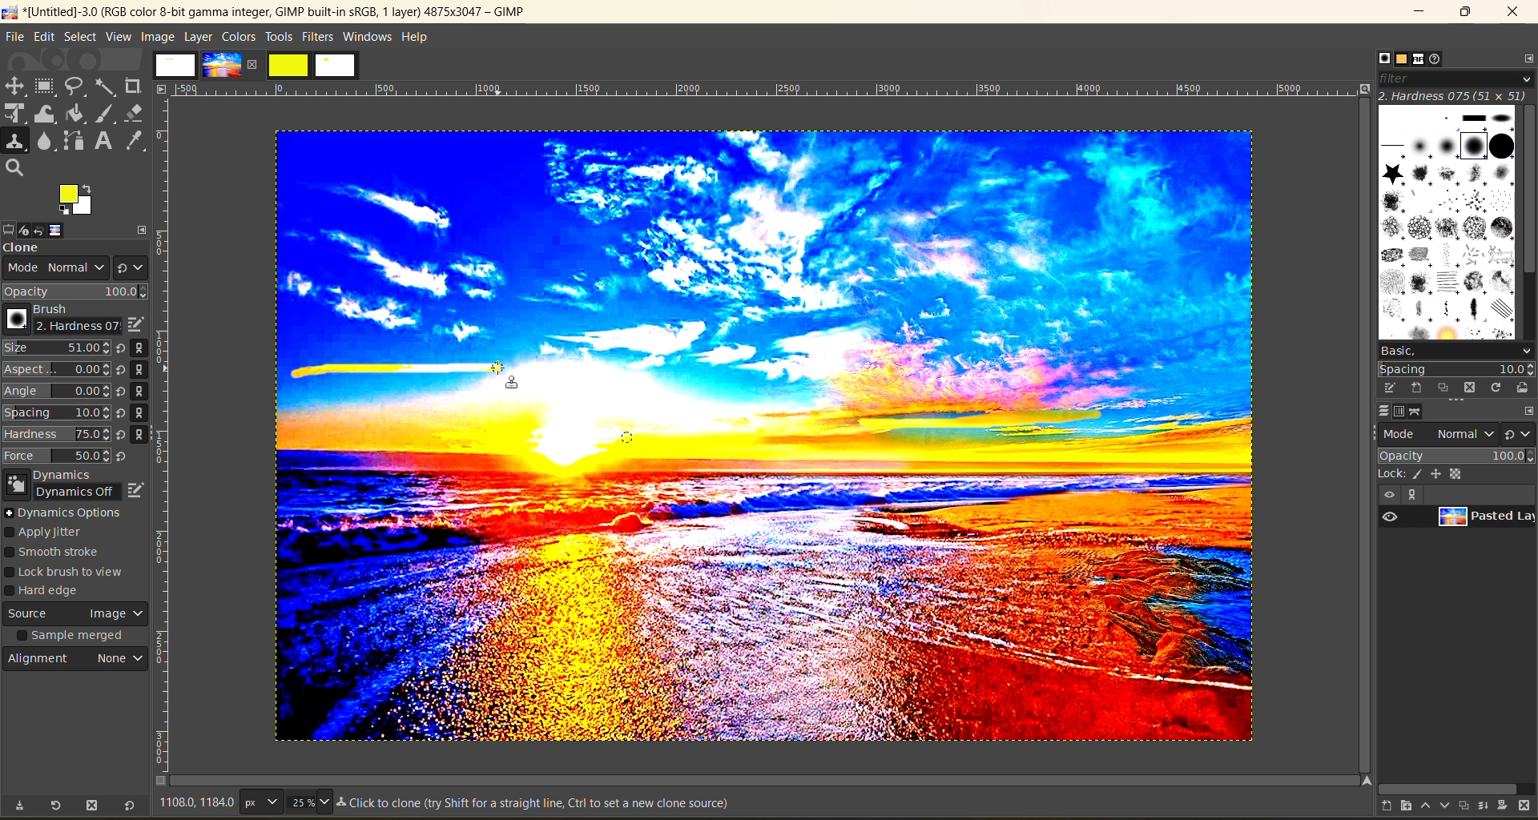 The width and height of the screenshot is (1538, 820). What do you see at coordinates (770, 90) in the screenshot?
I see `ruler` at bounding box center [770, 90].